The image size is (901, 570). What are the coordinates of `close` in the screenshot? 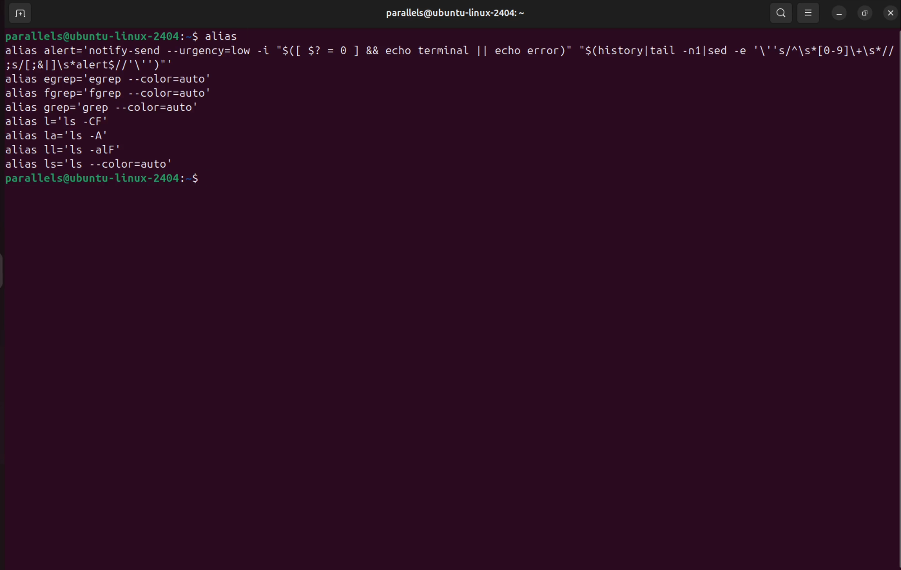 It's located at (888, 12).